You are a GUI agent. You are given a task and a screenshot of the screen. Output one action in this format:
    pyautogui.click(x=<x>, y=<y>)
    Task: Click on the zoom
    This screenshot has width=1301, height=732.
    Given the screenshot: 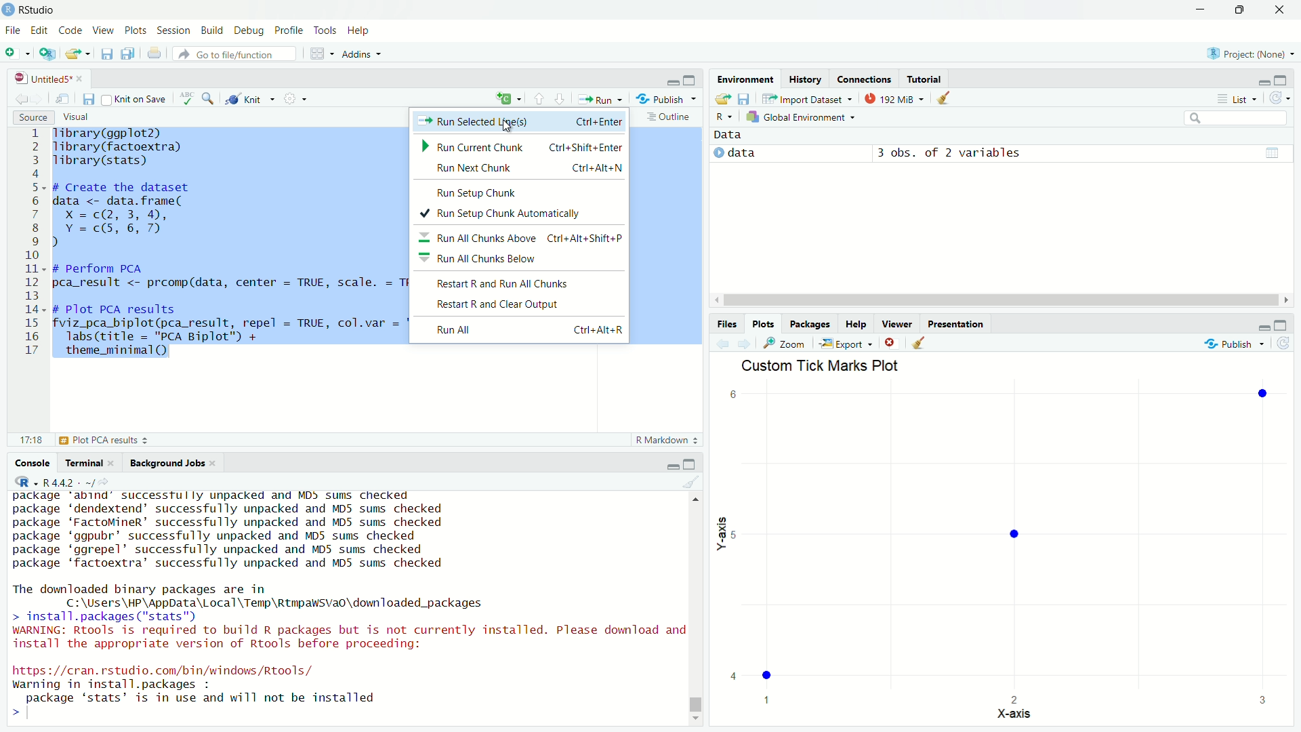 What is the action you would take?
    pyautogui.click(x=786, y=343)
    